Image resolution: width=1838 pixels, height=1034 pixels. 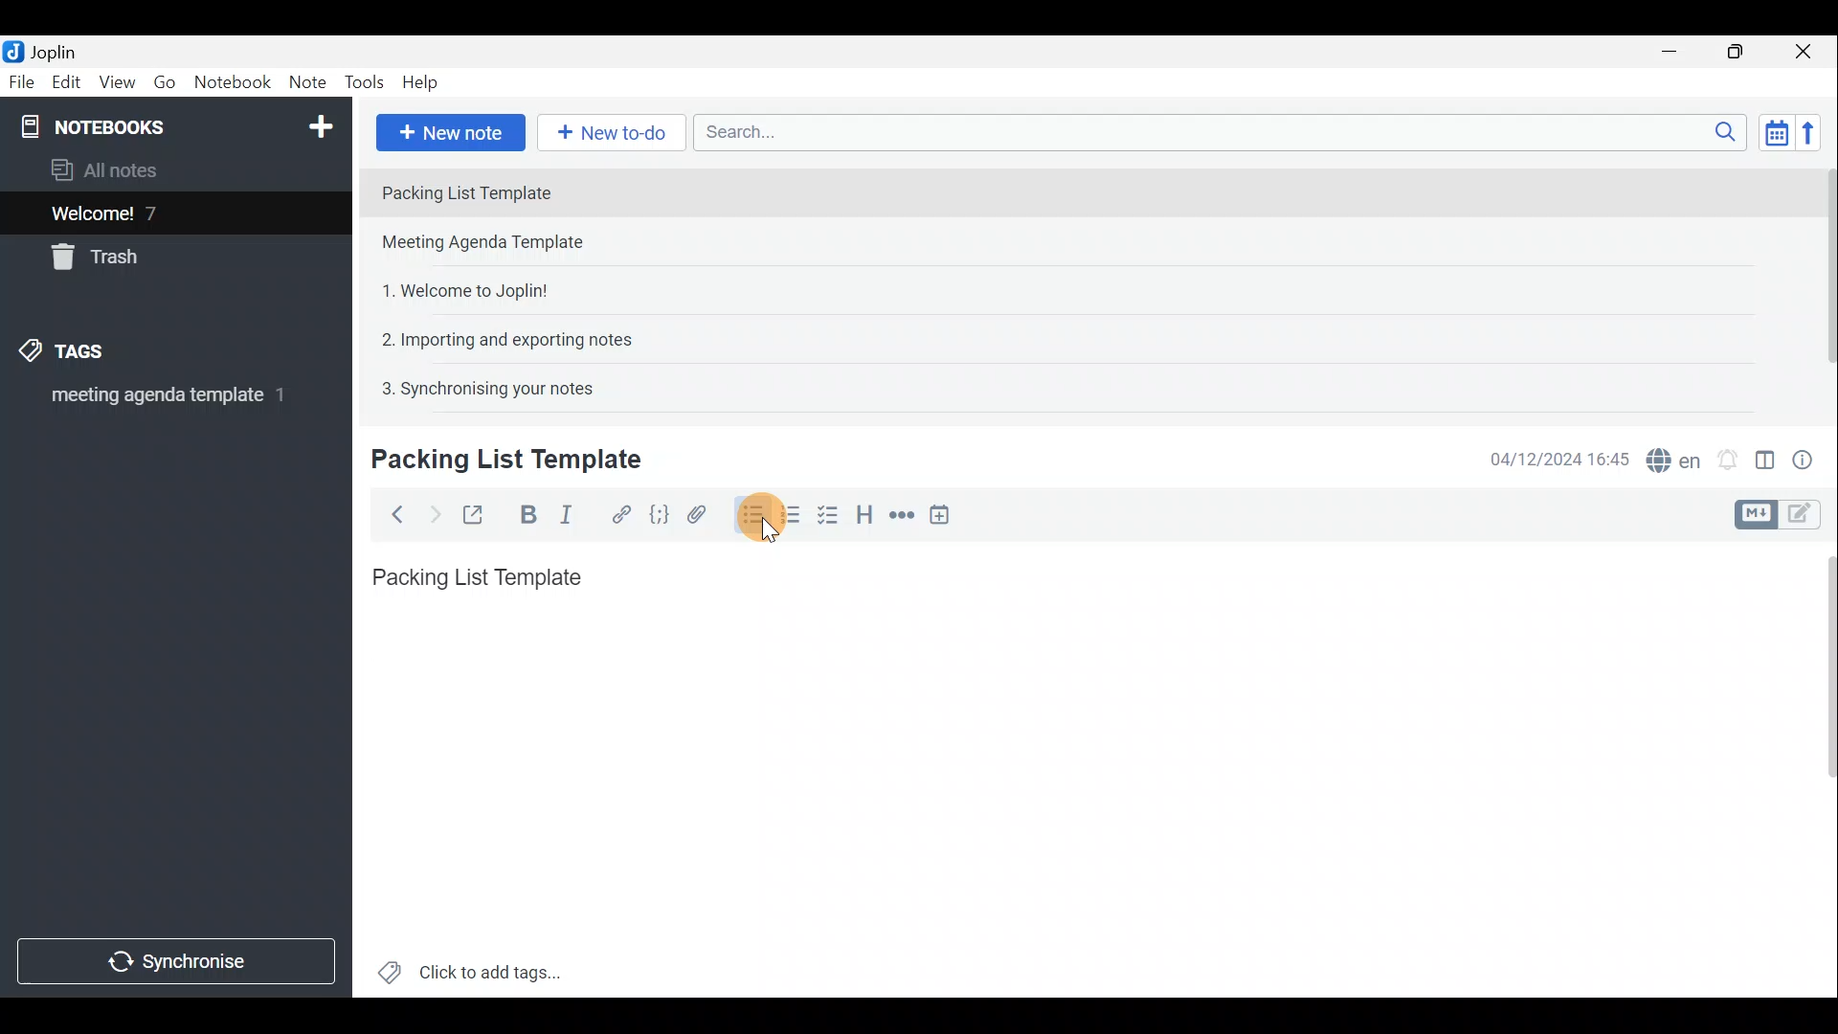 What do you see at coordinates (111, 169) in the screenshot?
I see `All notes` at bounding box center [111, 169].